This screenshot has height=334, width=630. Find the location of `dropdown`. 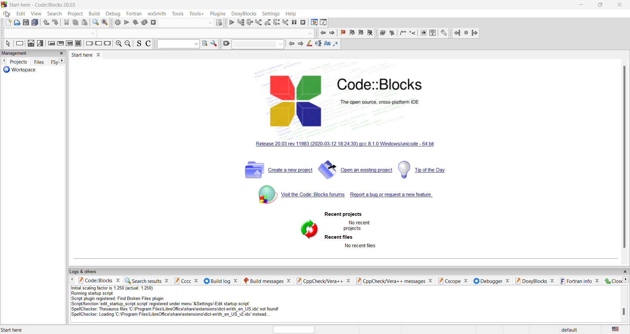

dropdown is located at coordinates (311, 33).